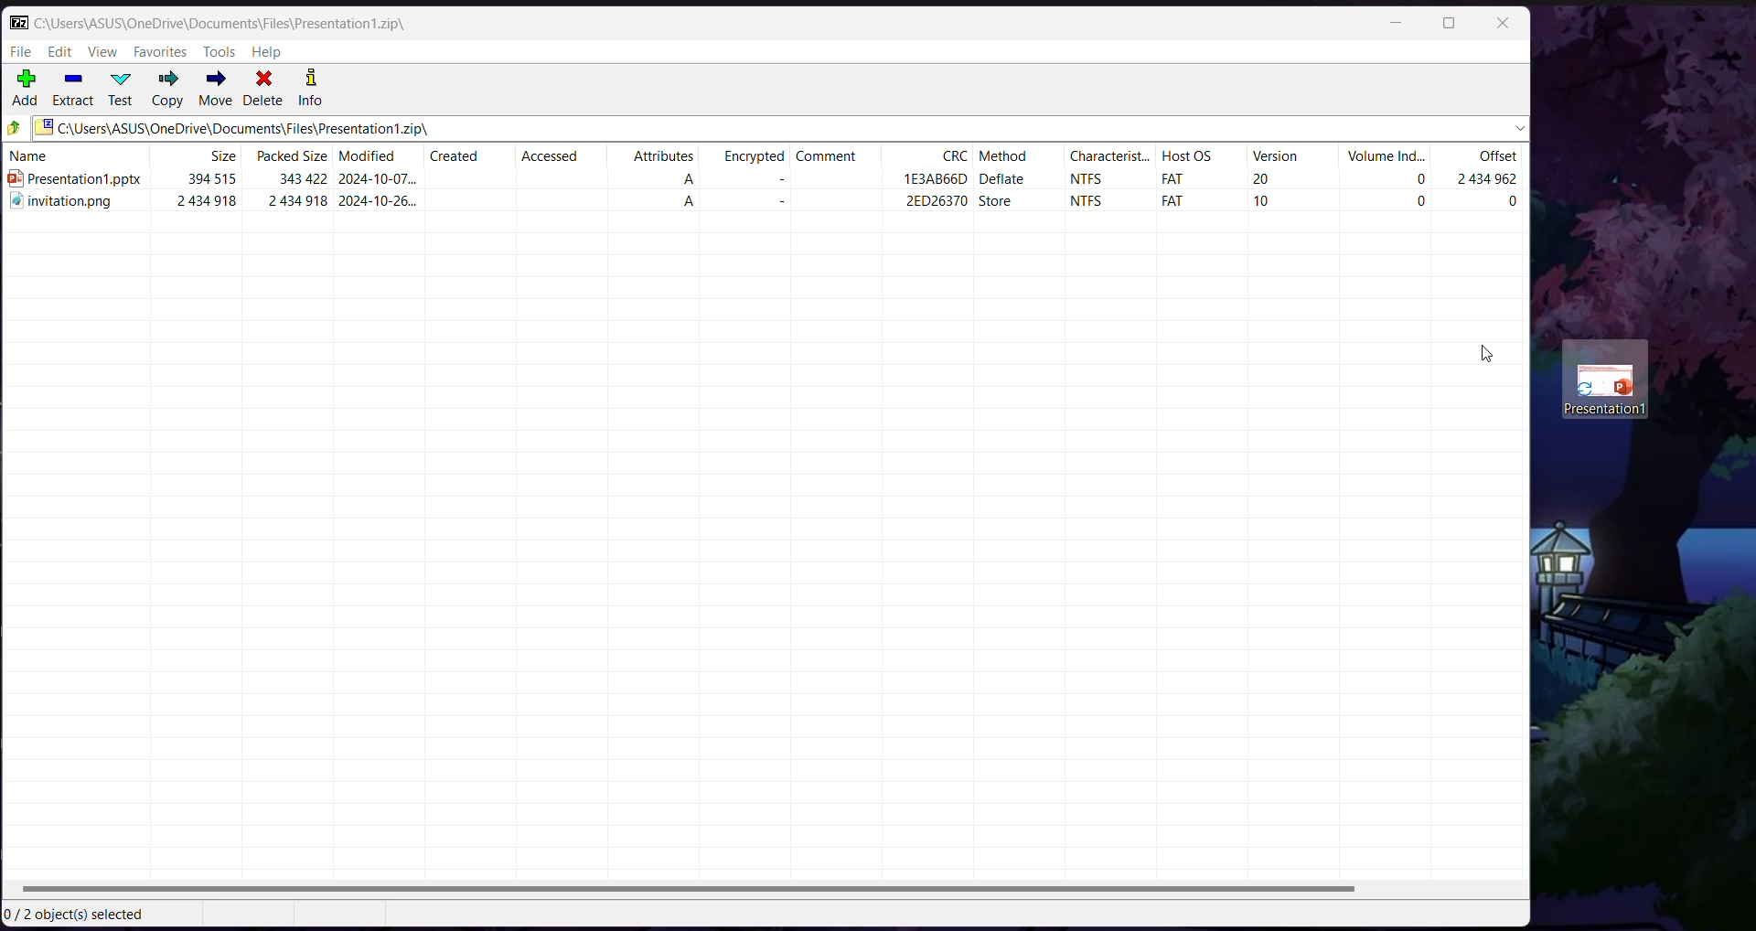 Image resolution: width=1756 pixels, height=931 pixels. What do you see at coordinates (1505, 23) in the screenshot?
I see `Close` at bounding box center [1505, 23].